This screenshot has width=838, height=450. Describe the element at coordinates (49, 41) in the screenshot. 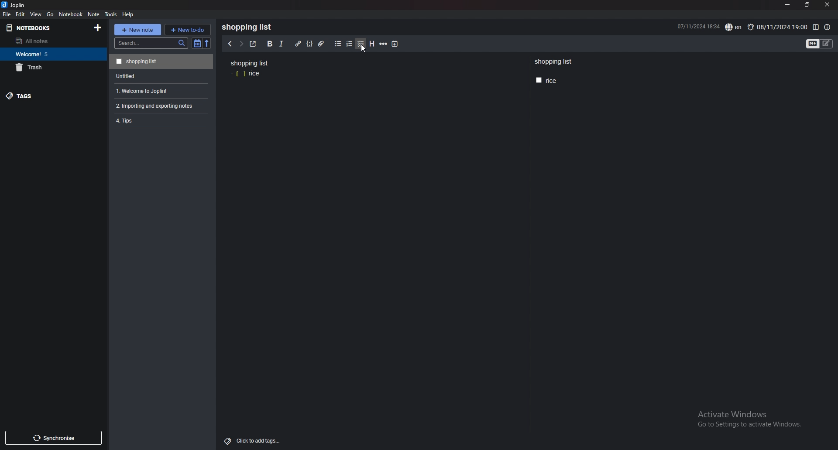

I see `all notes` at that location.